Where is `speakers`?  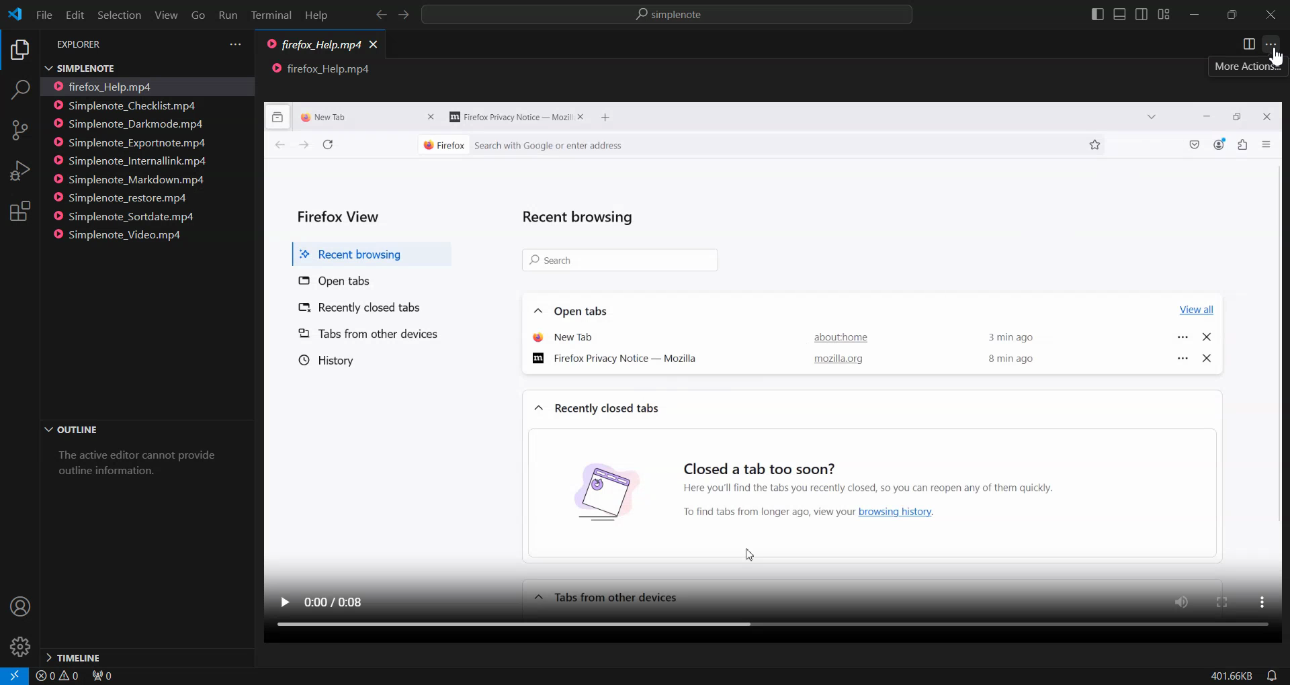
speakers is located at coordinates (1185, 601).